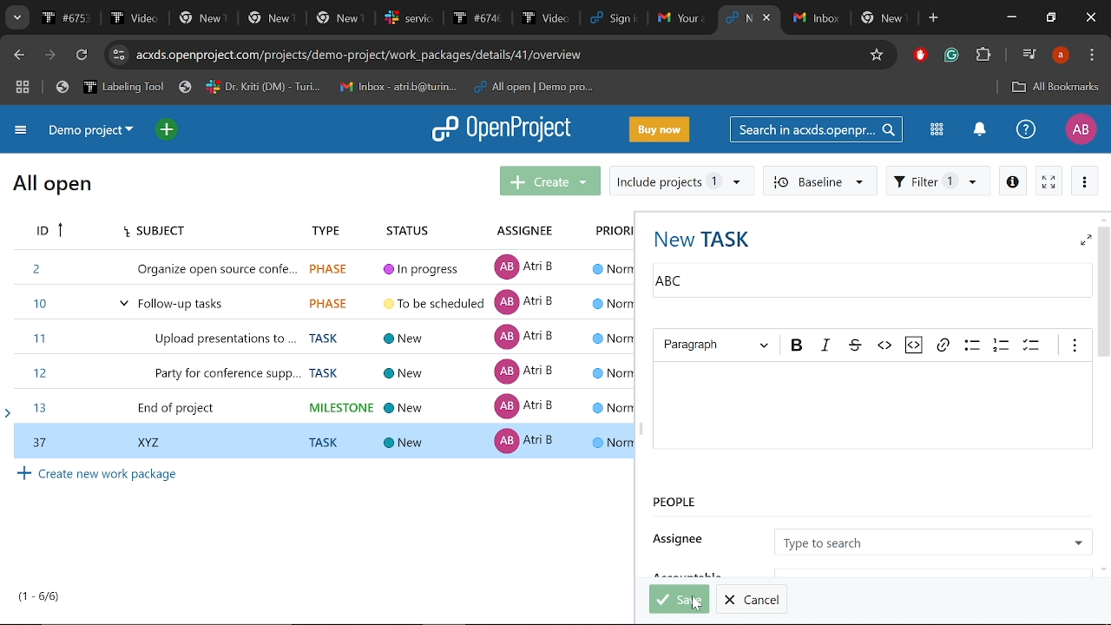 Image resolution: width=1111 pixels, height=625 pixels. I want to click on Create, so click(550, 180).